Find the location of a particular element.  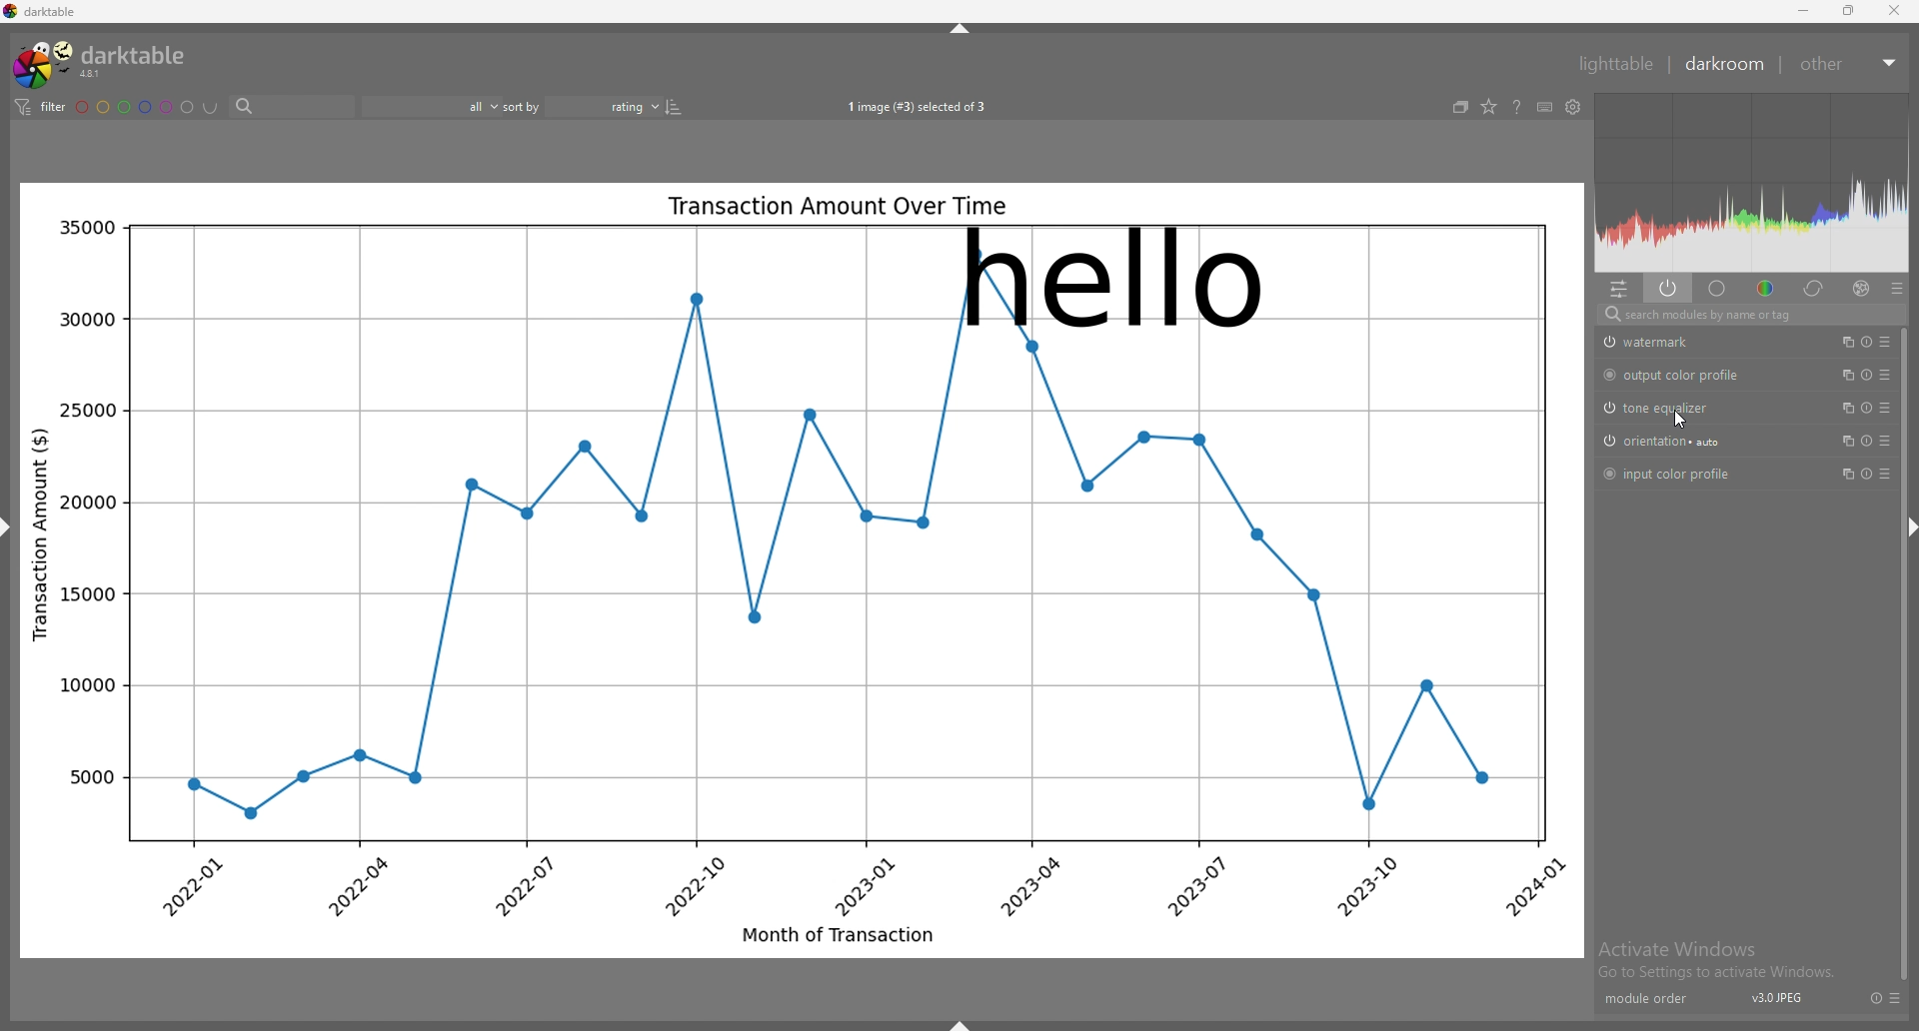

darktable logo is located at coordinates (107, 63).